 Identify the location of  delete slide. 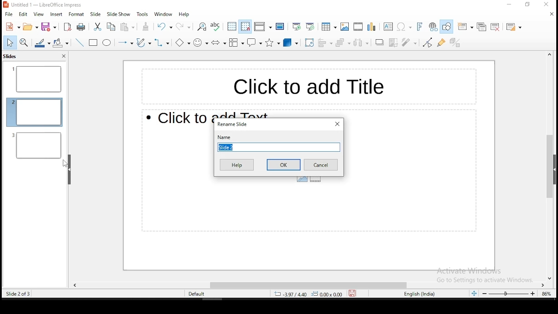
(495, 27).